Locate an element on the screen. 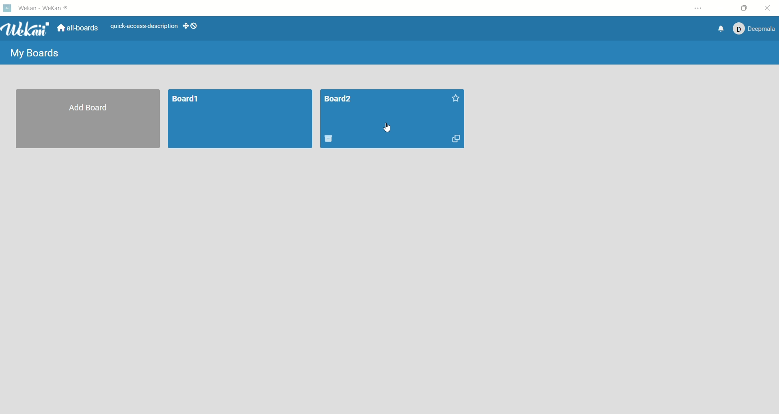 This screenshot has width=779, height=414. wekan is located at coordinates (28, 29).